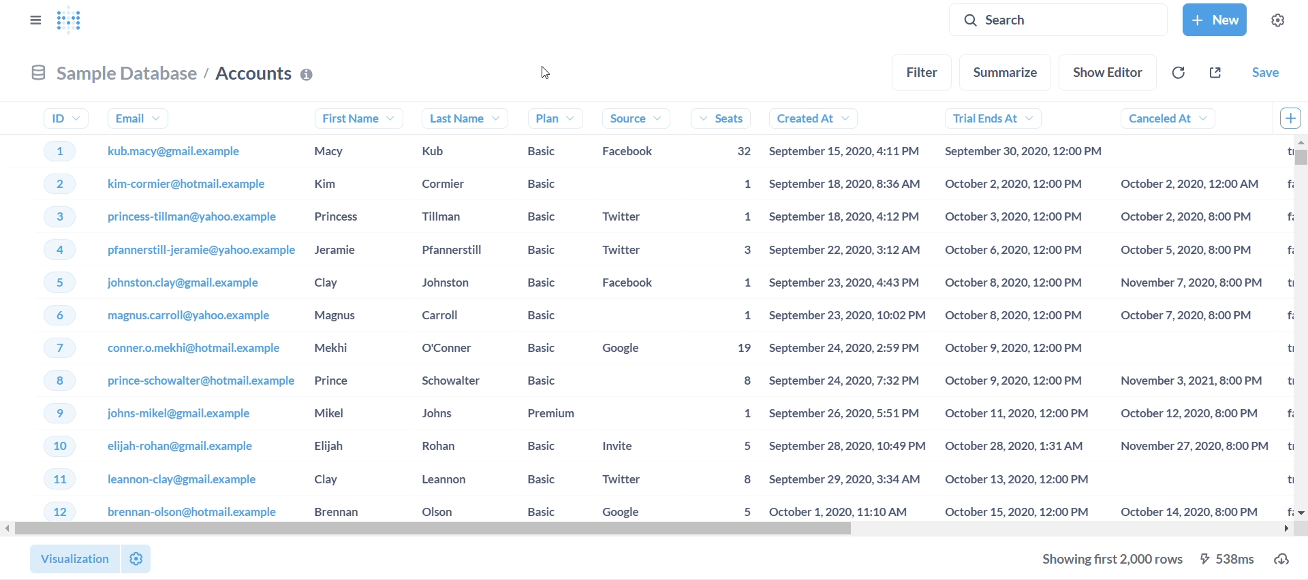 The height and width of the screenshot is (580, 1308). Describe the element at coordinates (1106, 560) in the screenshot. I see `showing first 2000 rows` at that location.